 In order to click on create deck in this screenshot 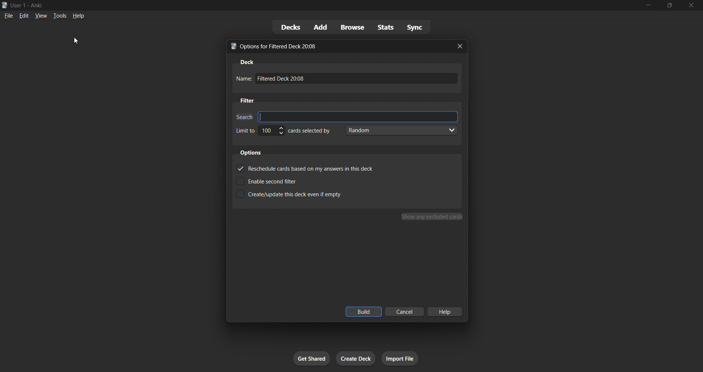, I will do `click(354, 358)`.